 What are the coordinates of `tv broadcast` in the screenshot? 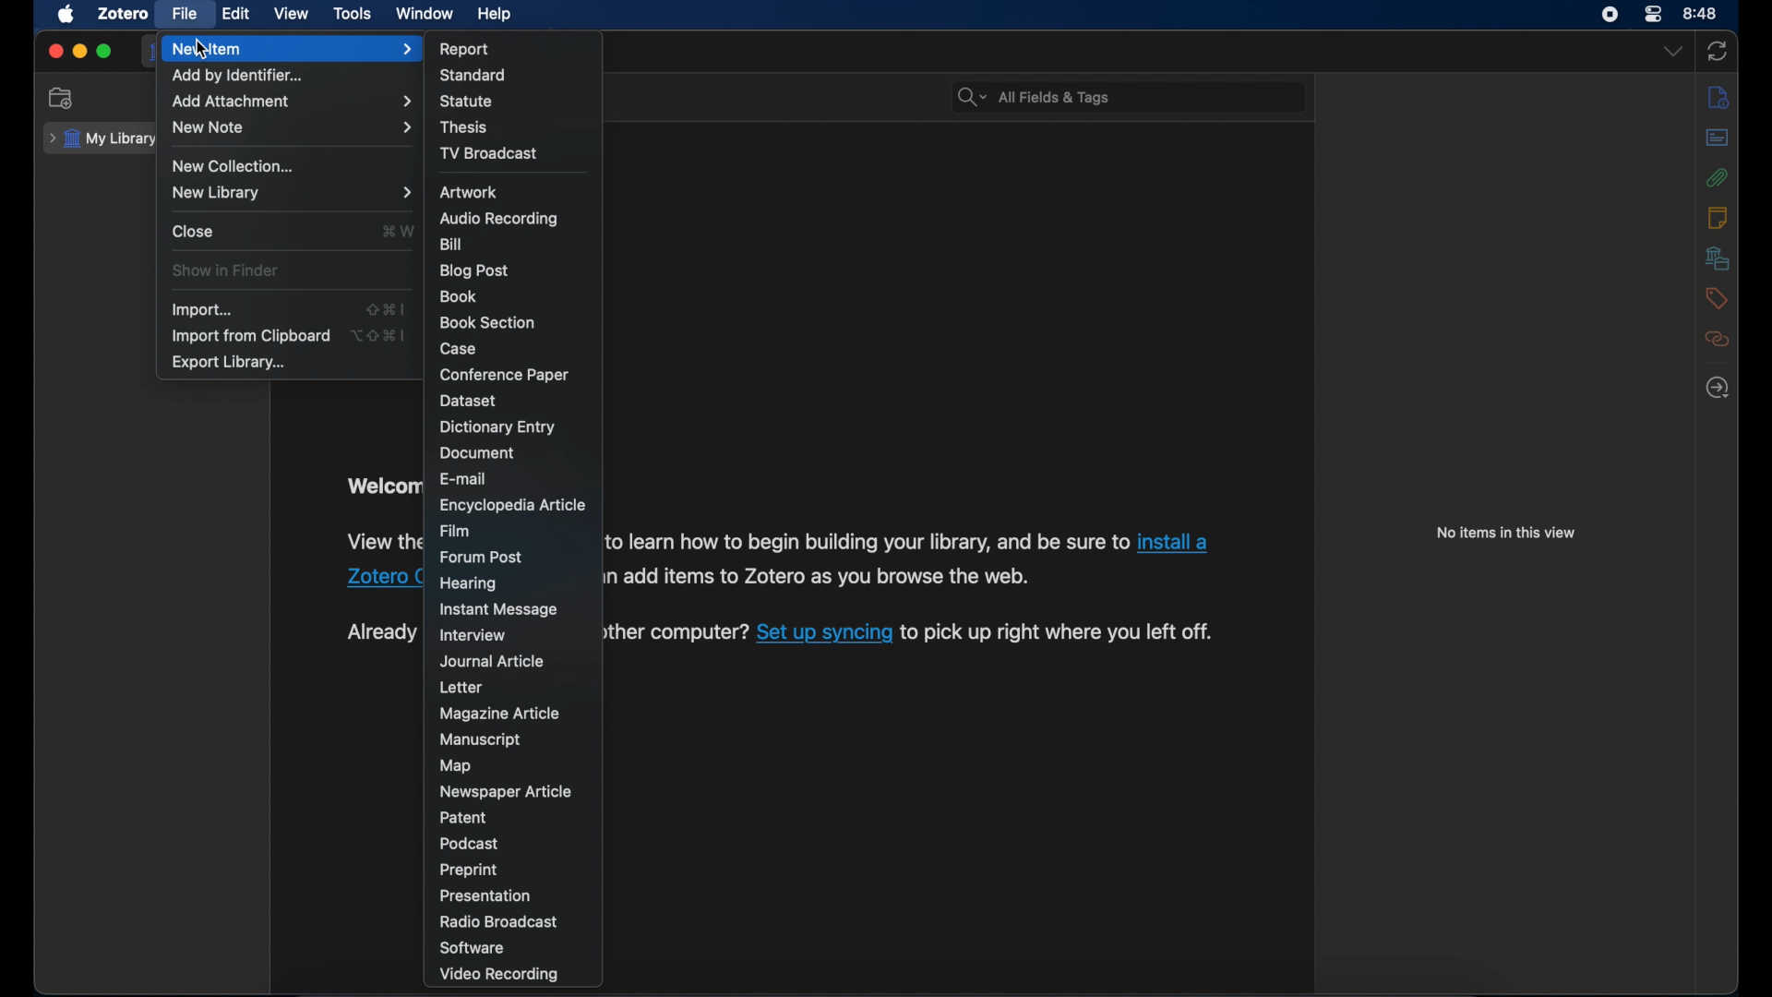 It's located at (489, 152).